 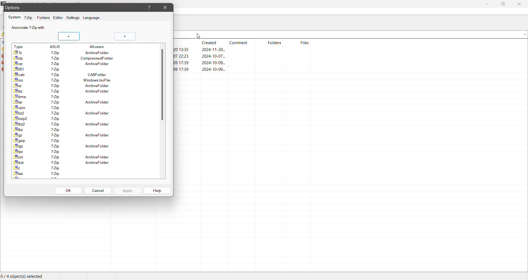 What do you see at coordinates (62, 151) in the screenshot?
I see `Available system details` at bounding box center [62, 151].